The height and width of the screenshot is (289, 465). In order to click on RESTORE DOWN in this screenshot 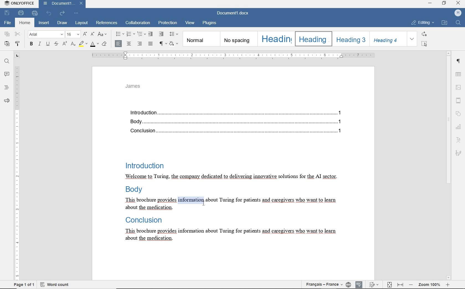, I will do `click(445, 3)`.